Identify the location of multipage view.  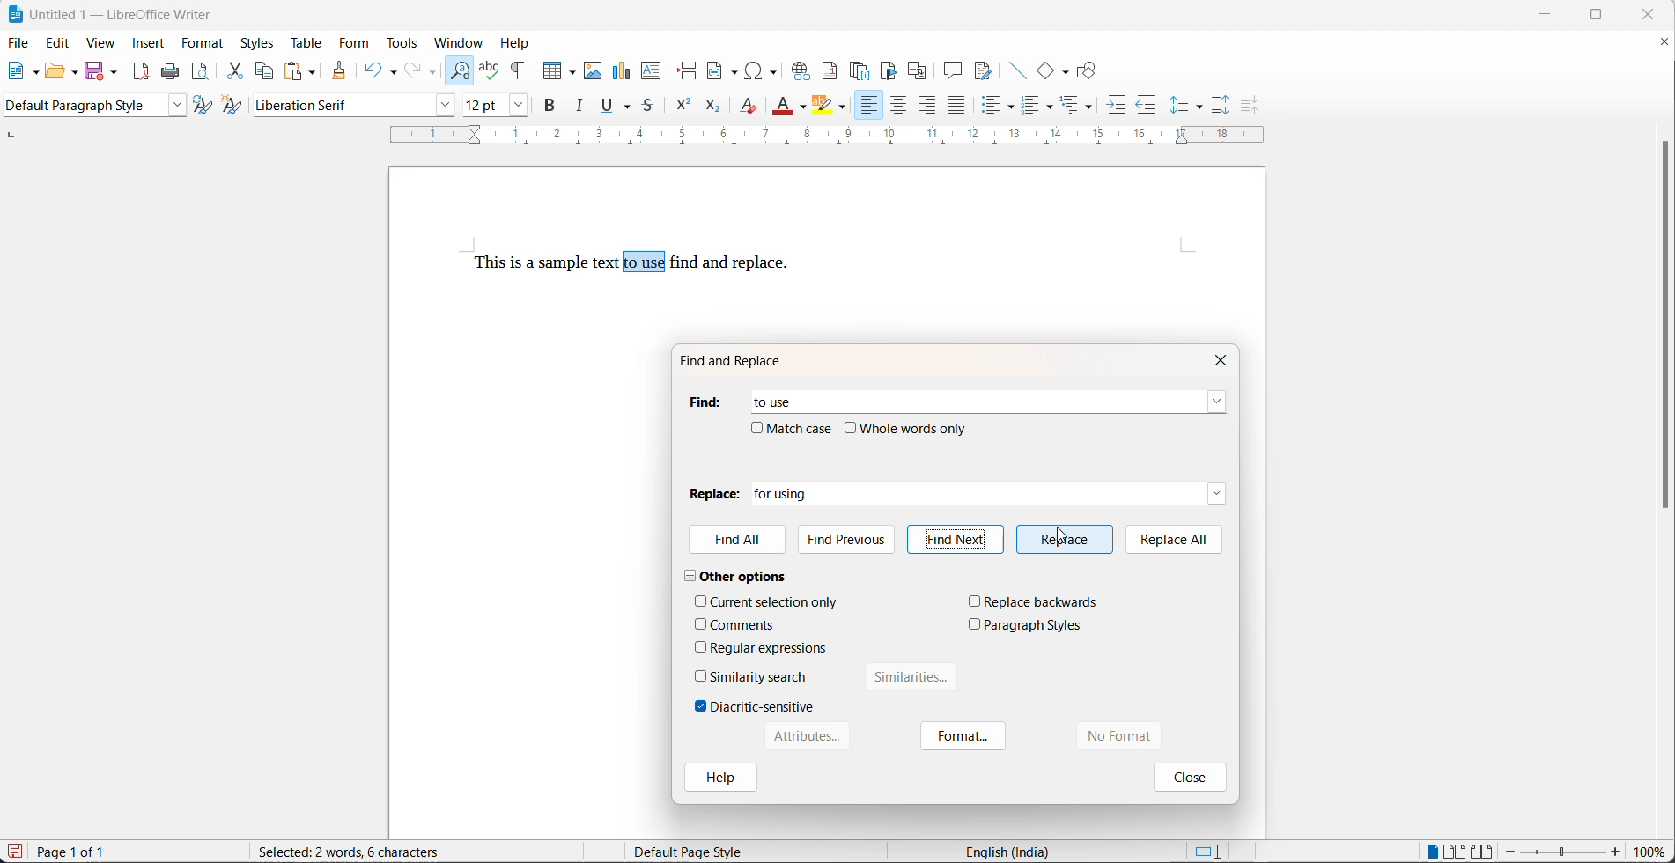
(1454, 851).